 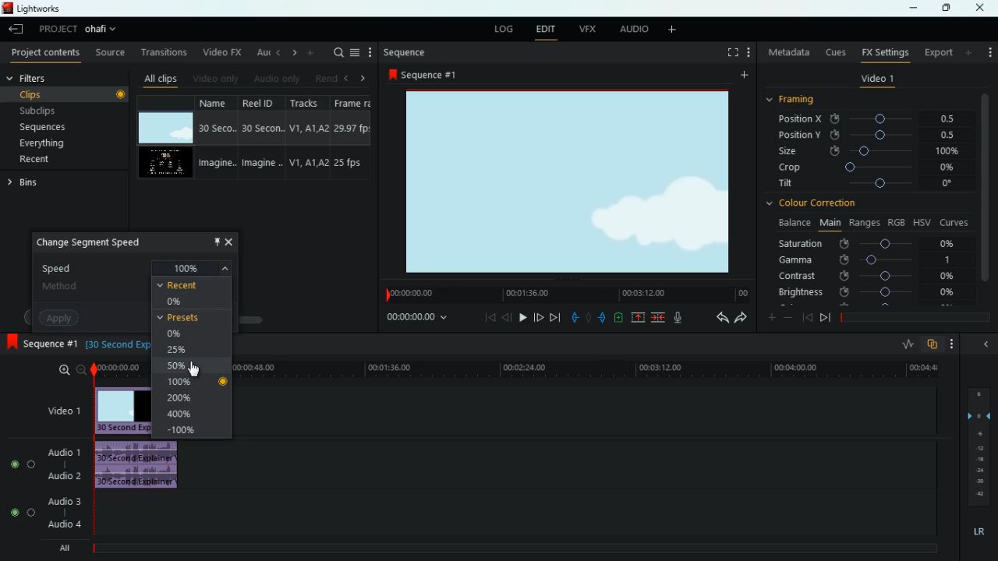 What do you see at coordinates (214, 77) in the screenshot?
I see `video only` at bounding box center [214, 77].